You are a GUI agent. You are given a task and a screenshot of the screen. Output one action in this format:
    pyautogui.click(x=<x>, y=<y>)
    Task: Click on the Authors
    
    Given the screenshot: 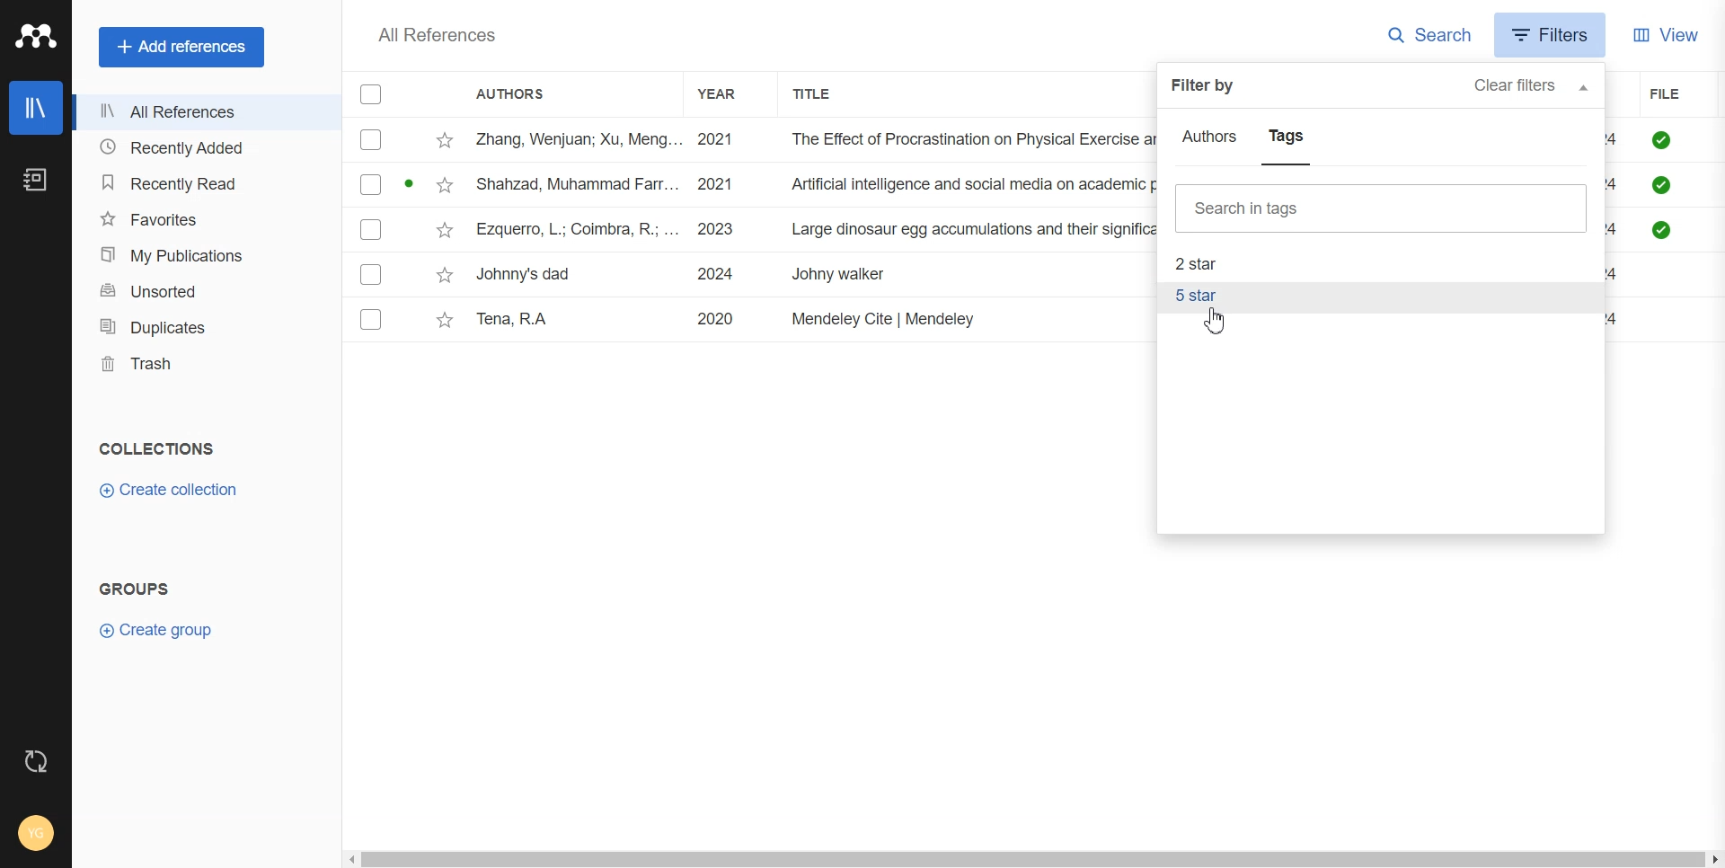 What is the action you would take?
    pyautogui.click(x=1211, y=139)
    